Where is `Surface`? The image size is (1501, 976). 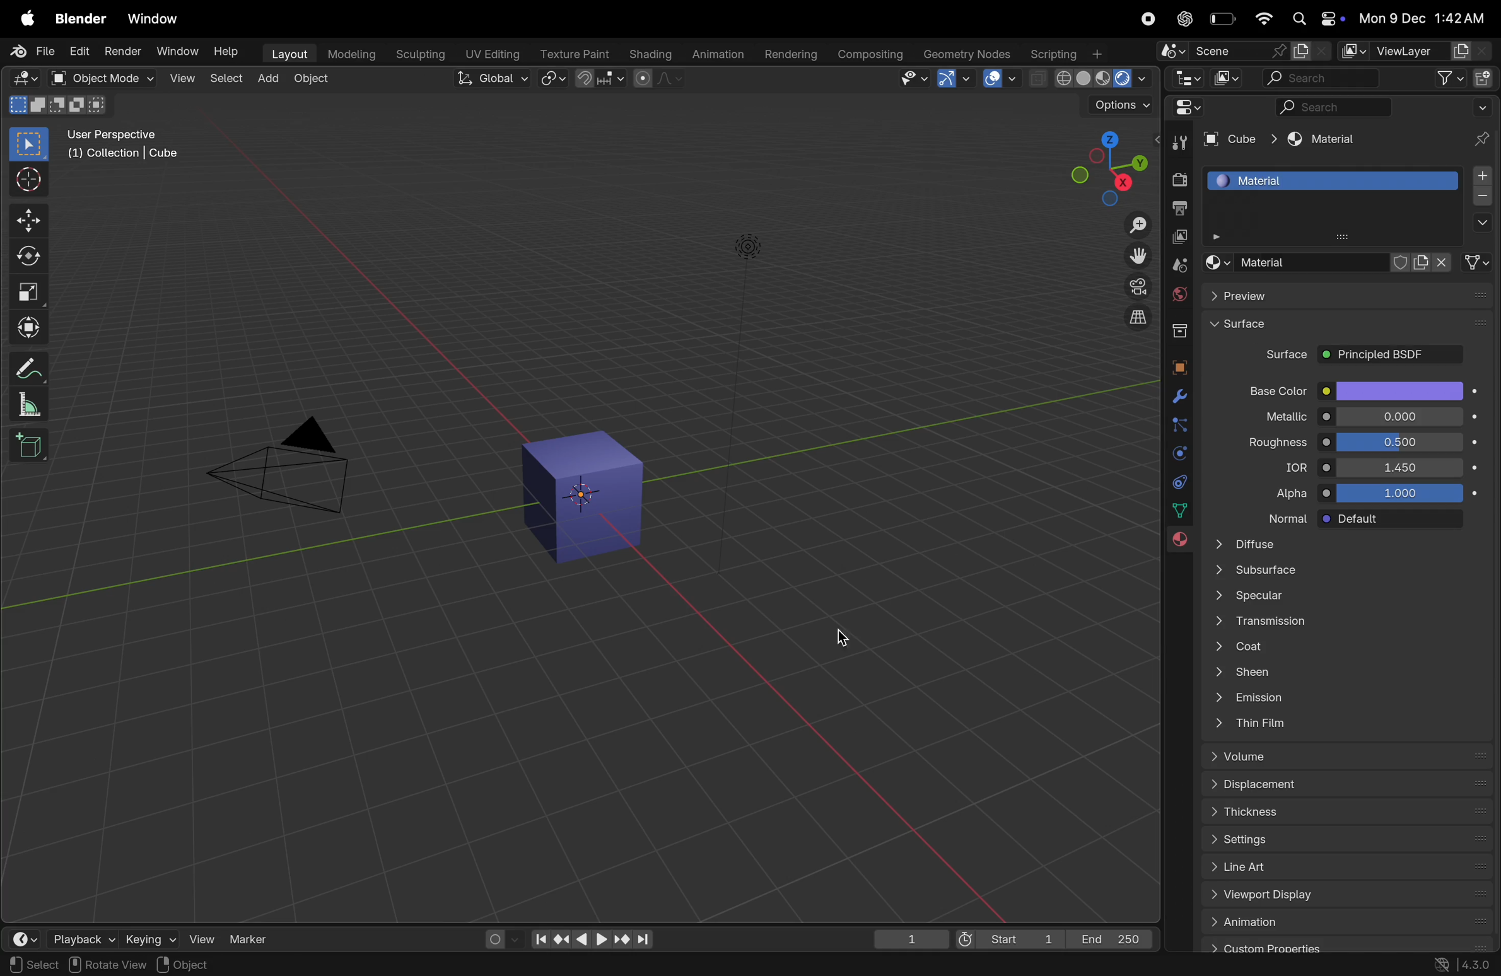
Surface is located at coordinates (1285, 356).